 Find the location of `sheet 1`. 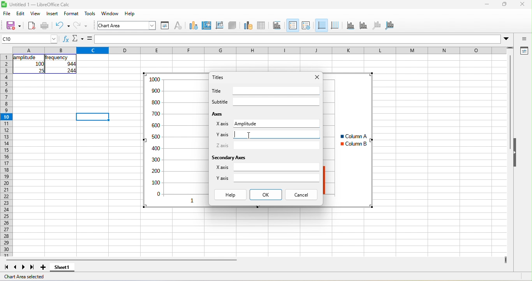

sheet 1 is located at coordinates (62, 267).